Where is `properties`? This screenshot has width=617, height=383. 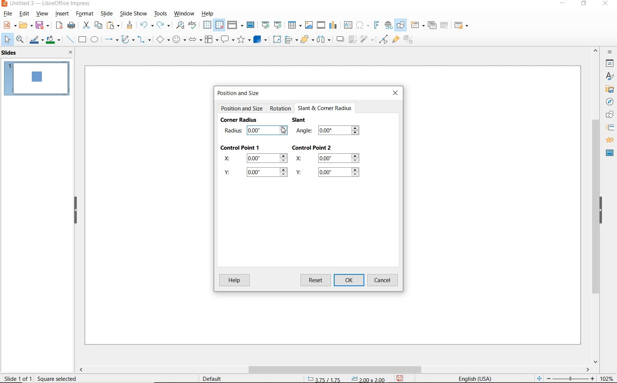
properties is located at coordinates (609, 64).